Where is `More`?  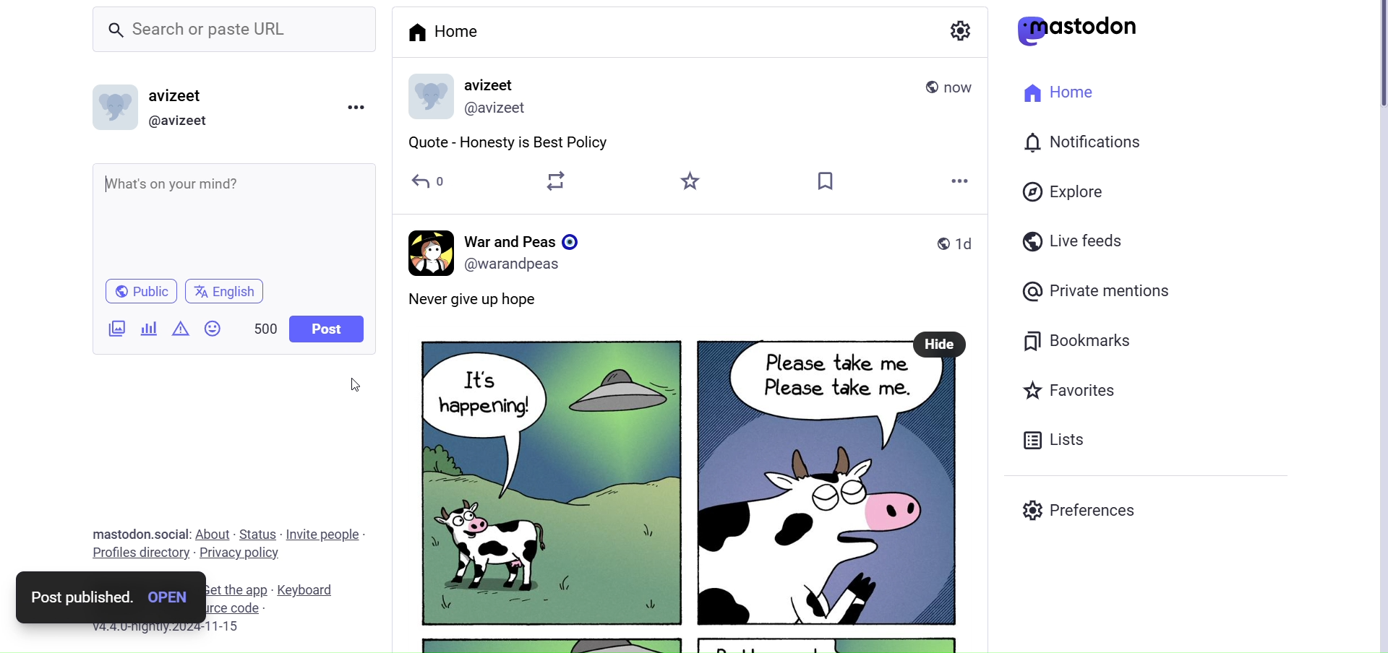
More is located at coordinates (956, 178).